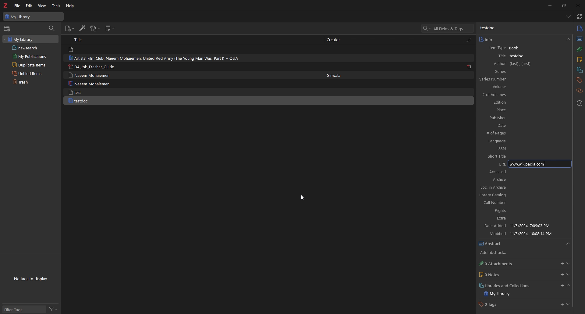 The width and height of the screenshot is (585, 314). I want to click on new collection, so click(8, 29).